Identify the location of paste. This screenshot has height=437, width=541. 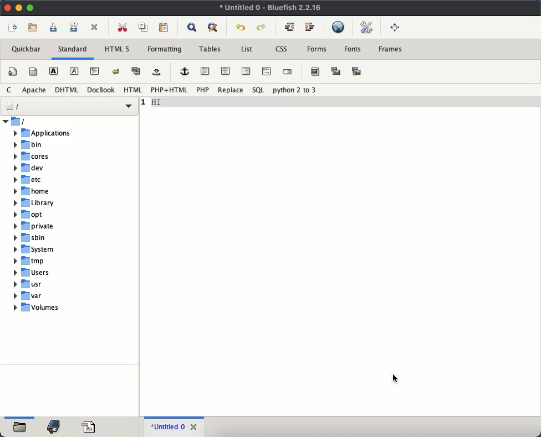
(161, 28).